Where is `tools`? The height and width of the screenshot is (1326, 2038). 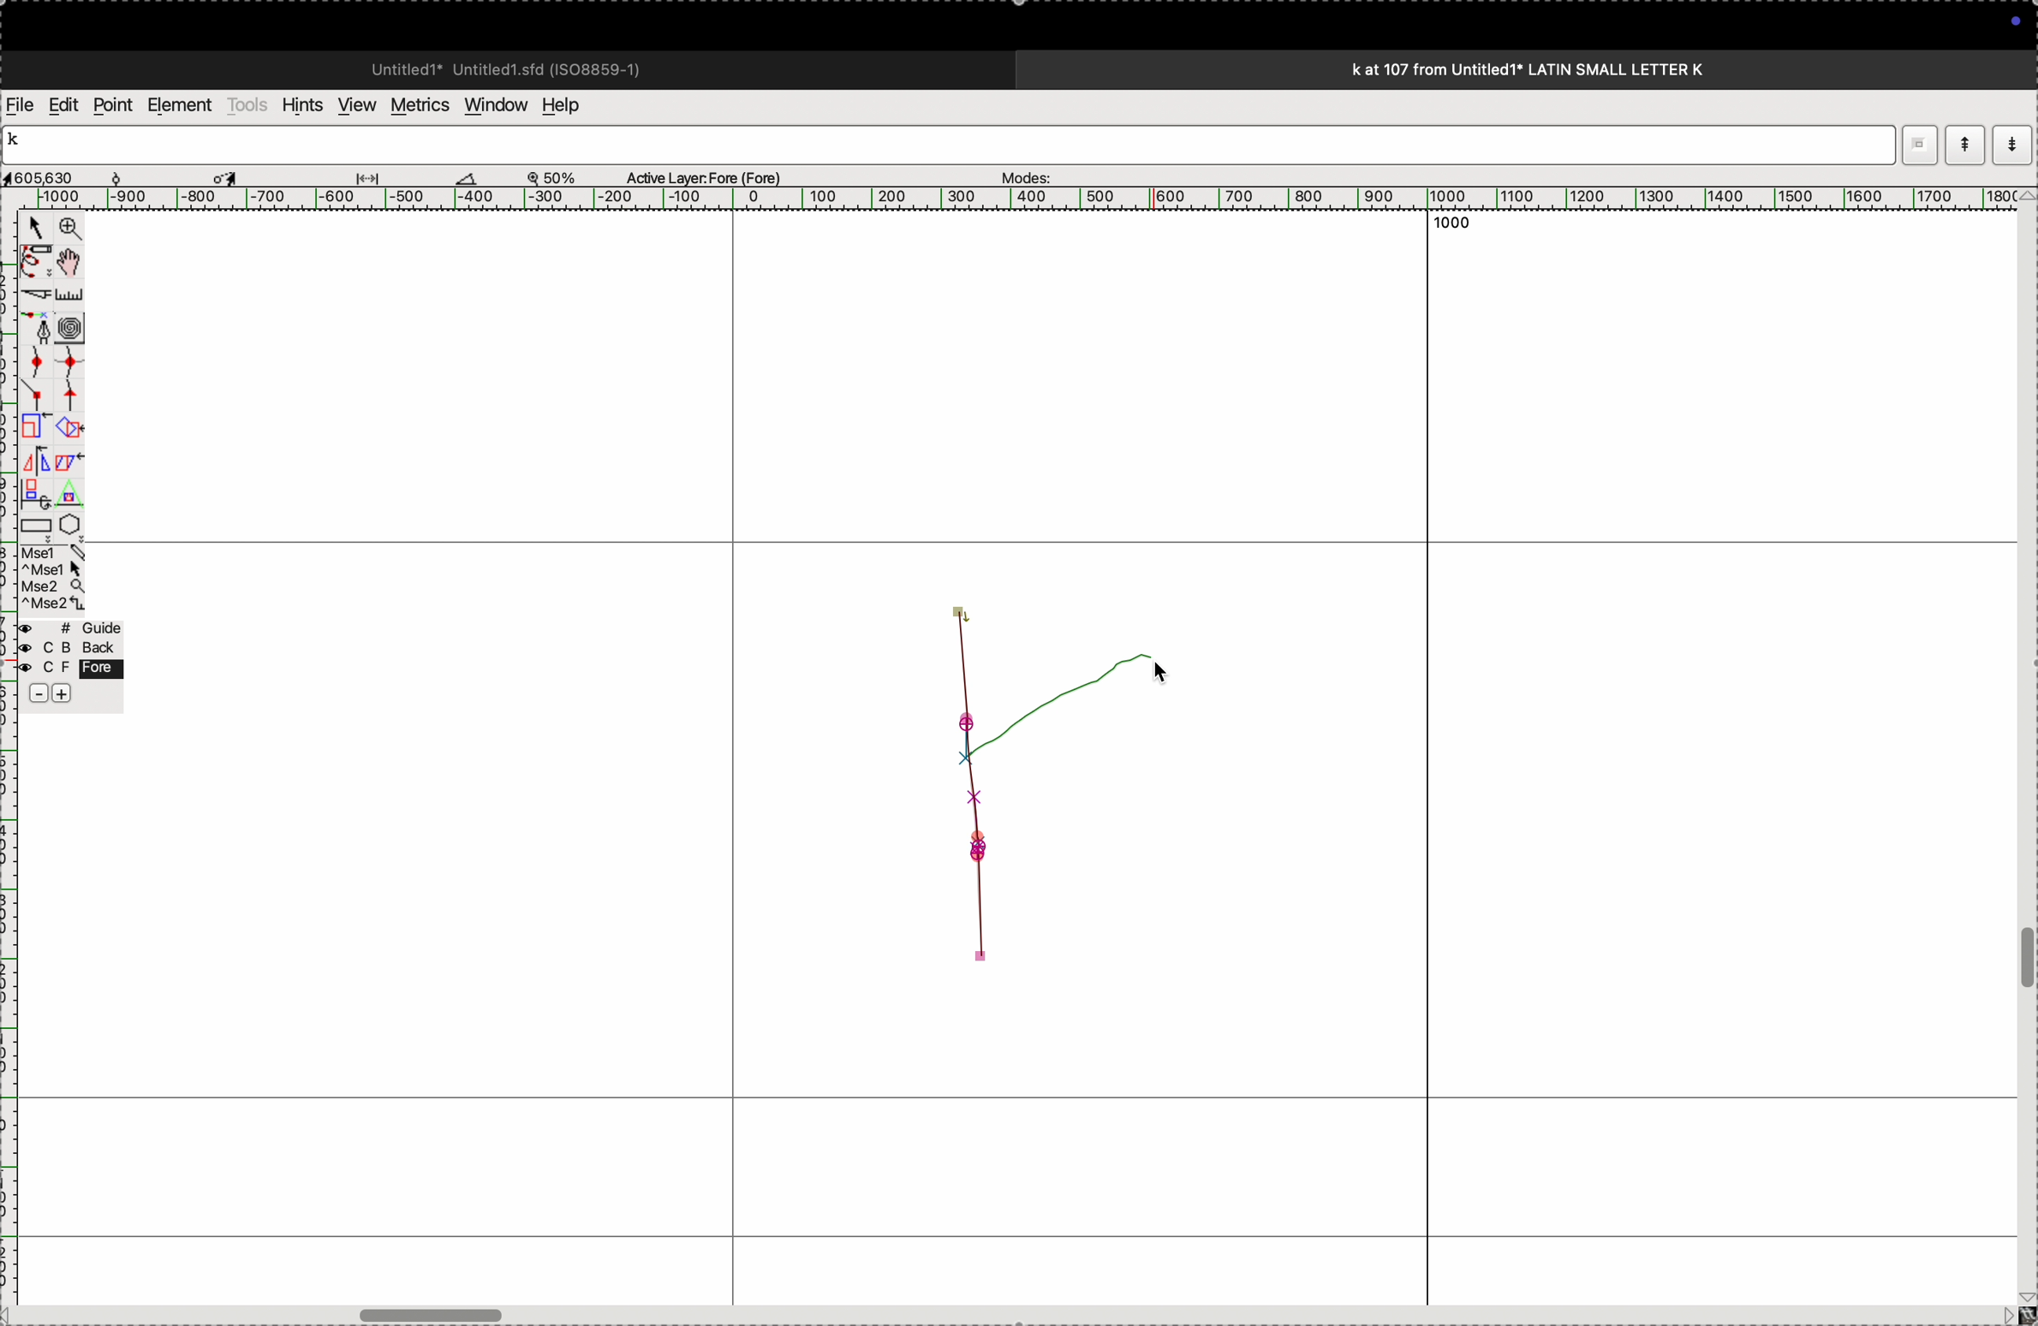 tools is located at coordinates (247, 104).